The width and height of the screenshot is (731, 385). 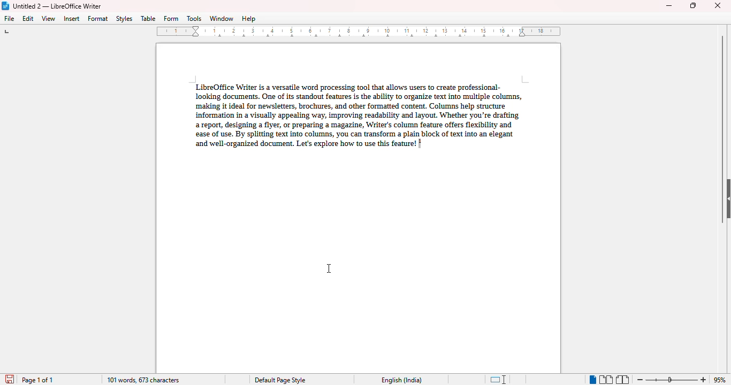 I want to click on 101 words, 673 characters, so click(x=142, y=379).